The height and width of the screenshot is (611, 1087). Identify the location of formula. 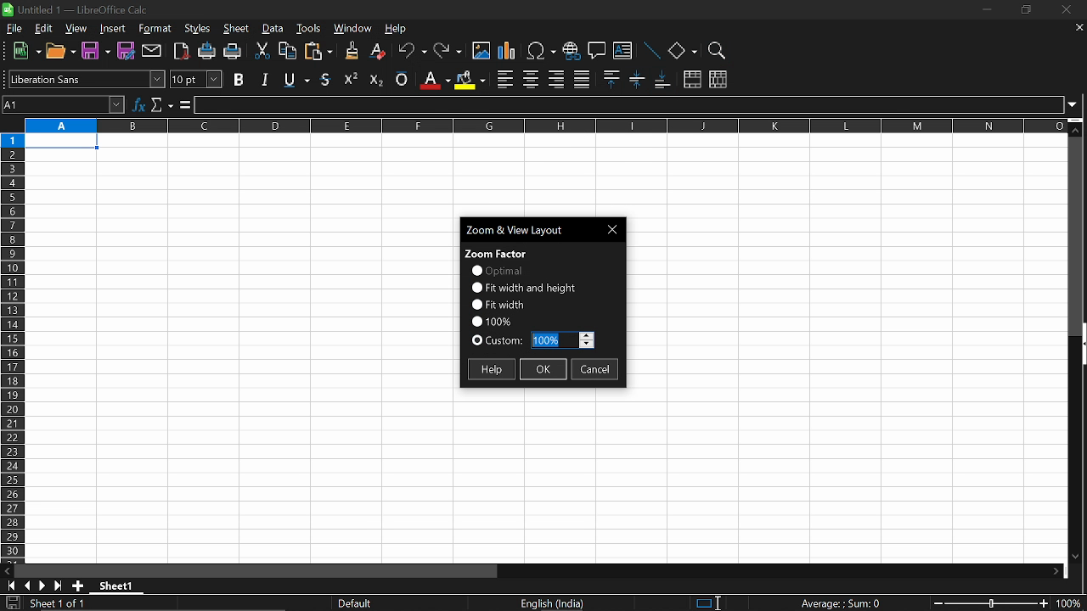
(183, 105).